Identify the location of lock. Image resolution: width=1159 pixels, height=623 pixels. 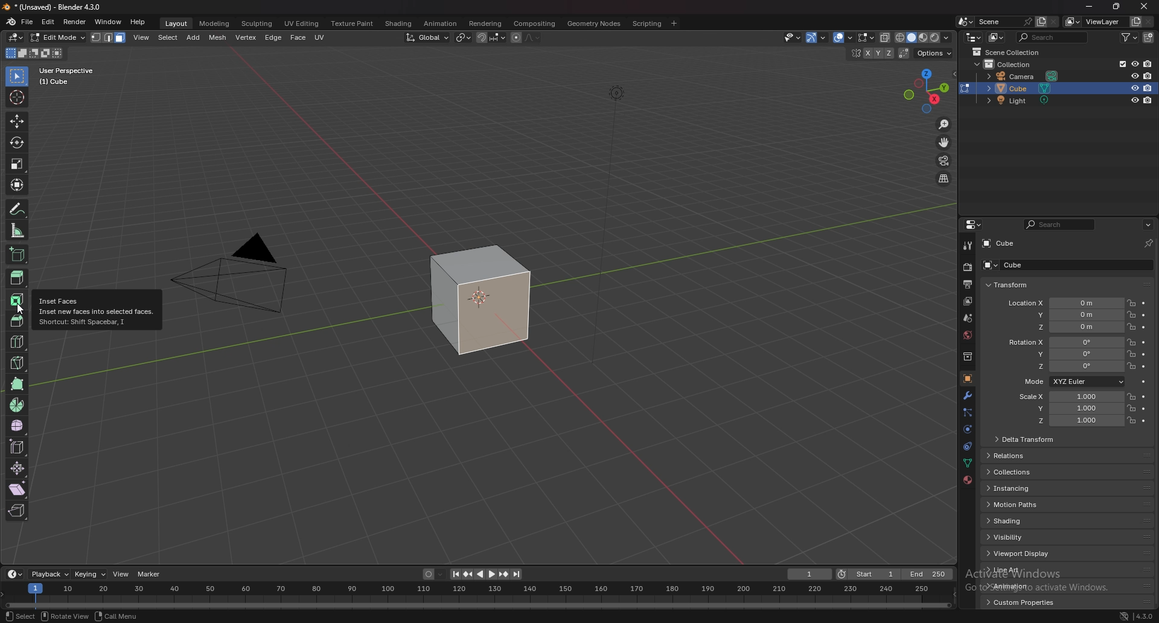
(1131, 420).